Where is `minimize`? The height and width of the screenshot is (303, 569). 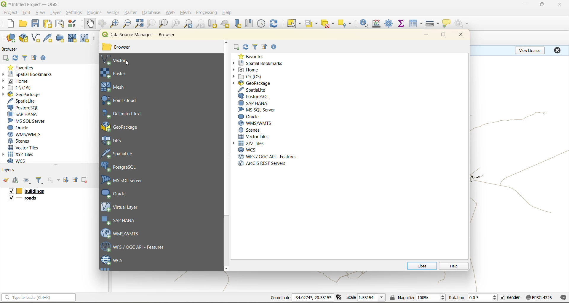 minimize is located at coordinates (525, 4).